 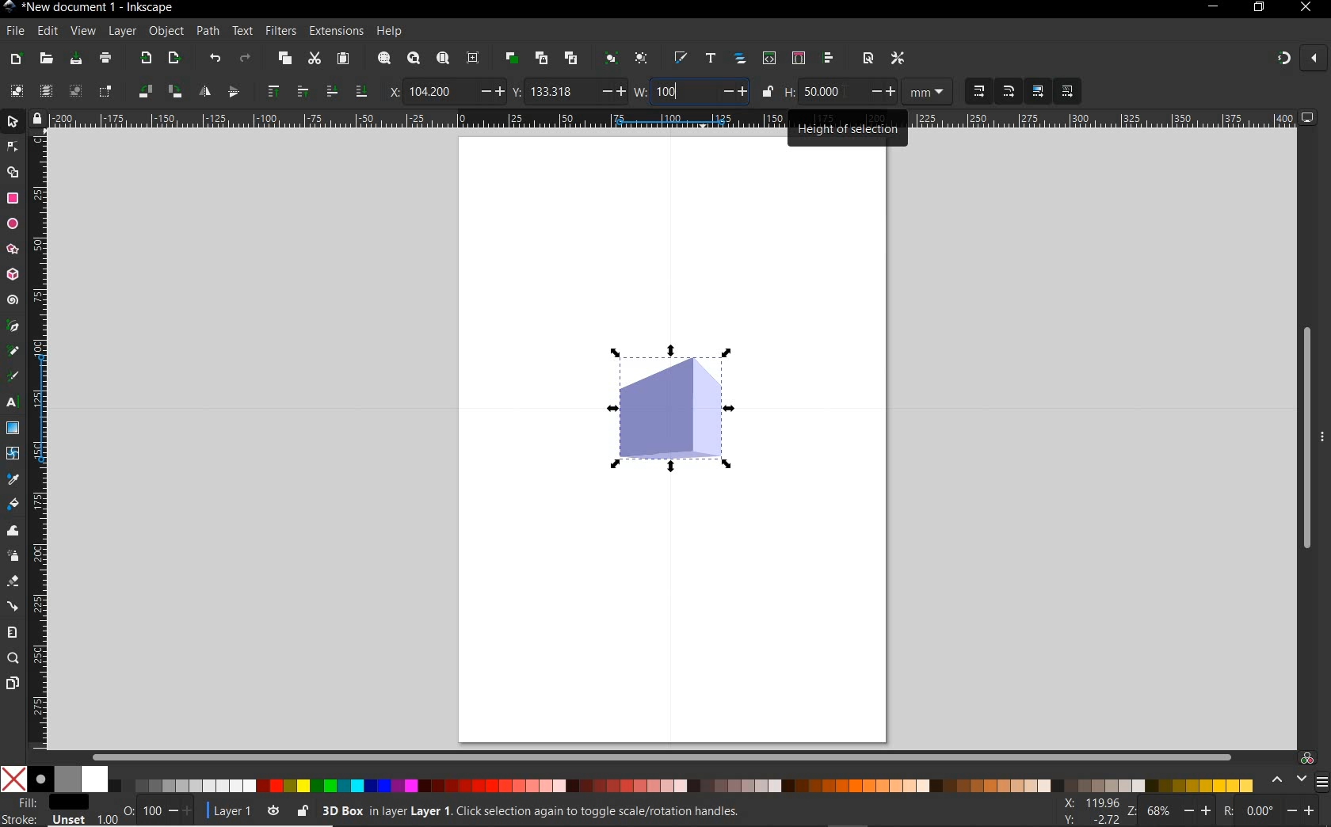 I want to click on lock/unlock, so click(x=301, y=809).